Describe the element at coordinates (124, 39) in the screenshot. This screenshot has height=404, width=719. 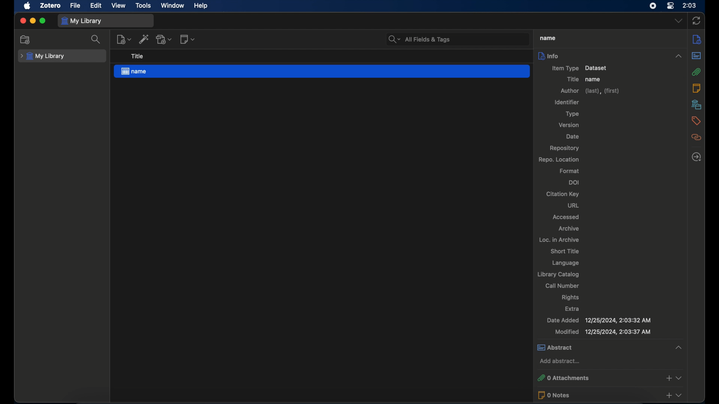
I see `new item` at that location.